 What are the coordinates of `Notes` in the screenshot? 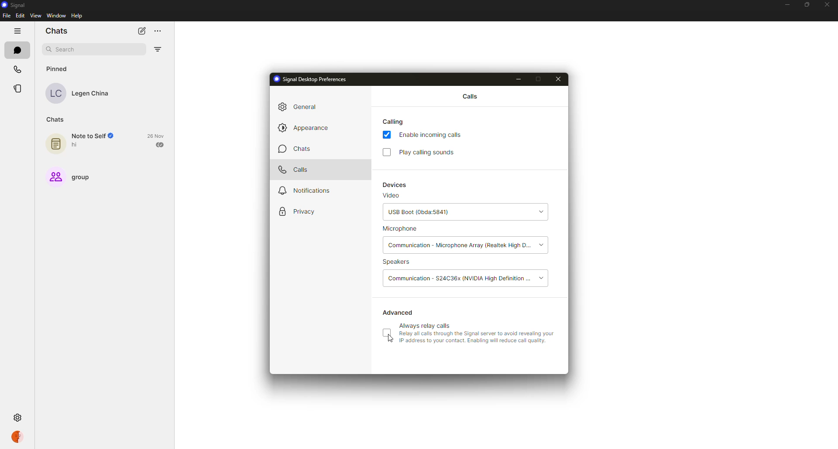 It's located at (54, 144).